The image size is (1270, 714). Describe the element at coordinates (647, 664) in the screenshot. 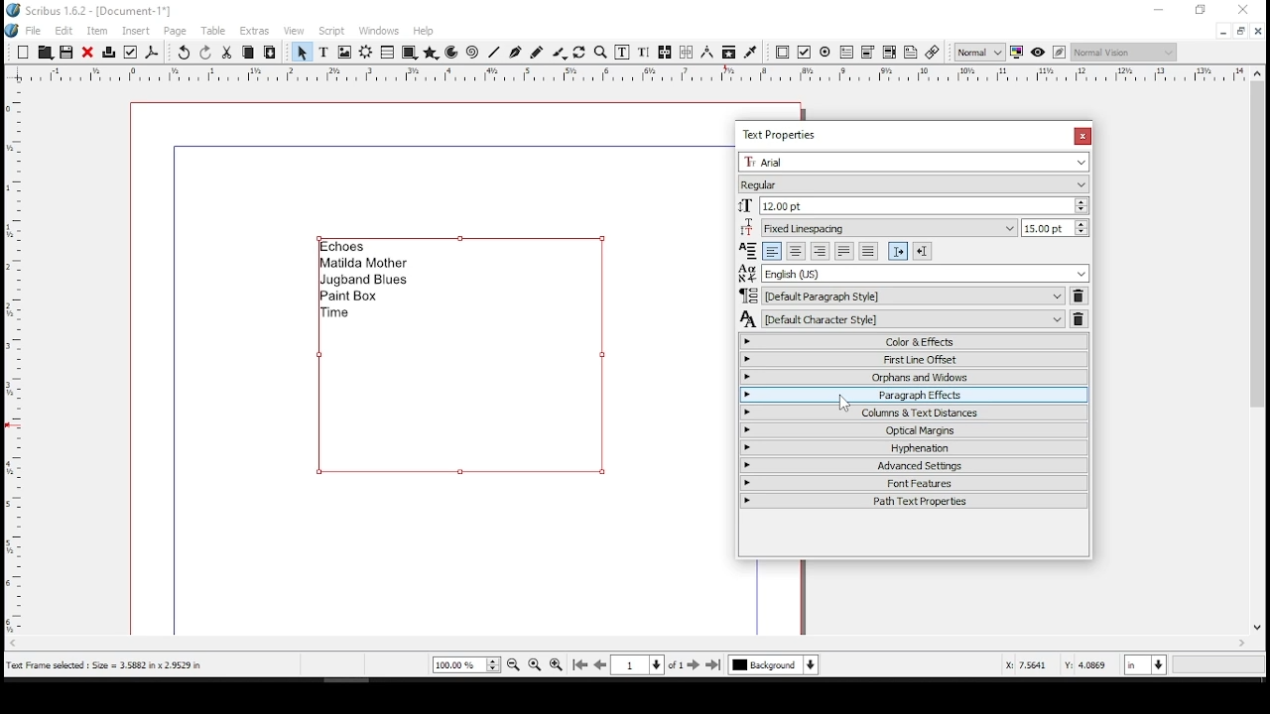

I see `go to page` at that location.